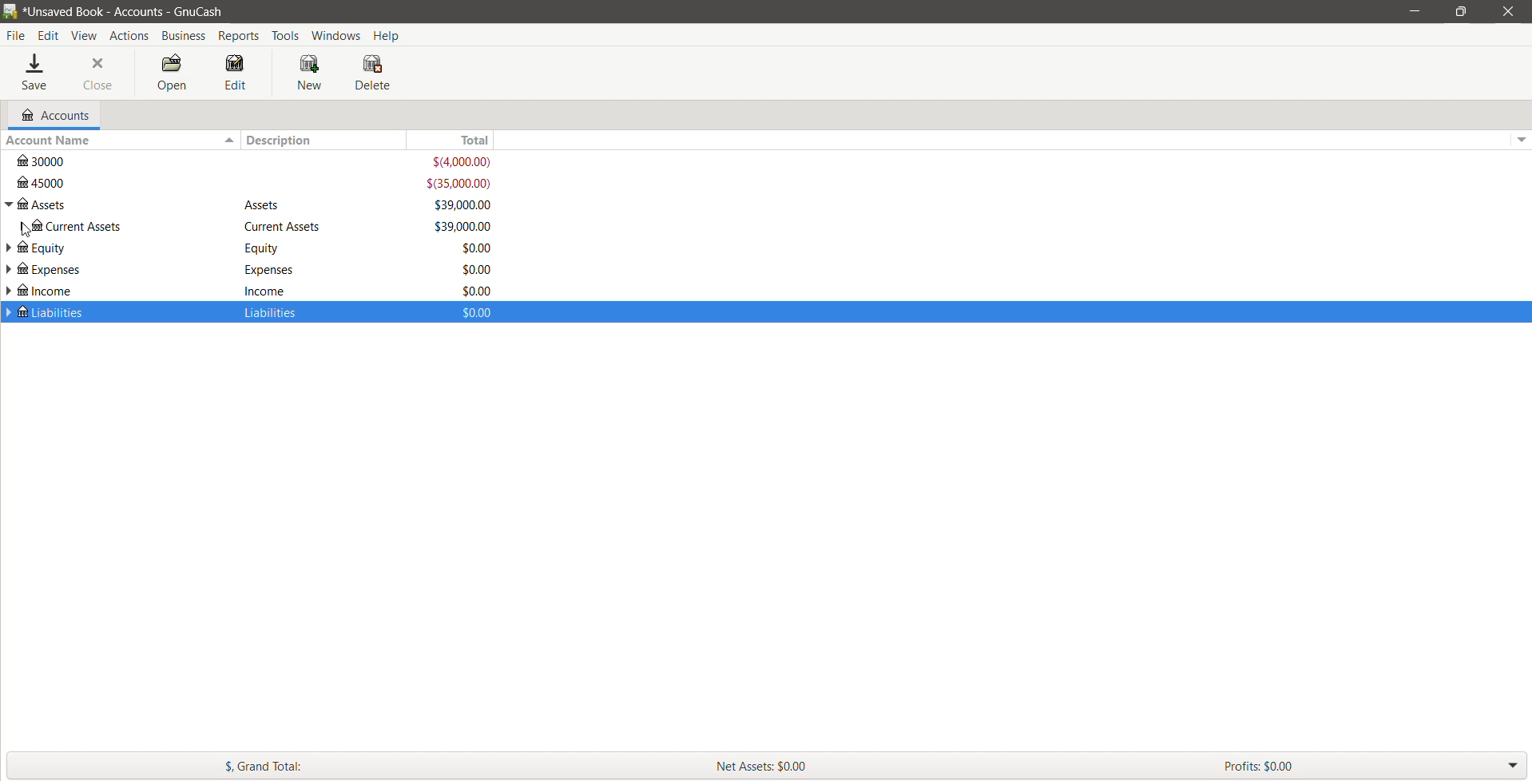  What do you see at coordinates (276, 268) in the screenshot?
I see `Income` at bounding box center [276, 268].